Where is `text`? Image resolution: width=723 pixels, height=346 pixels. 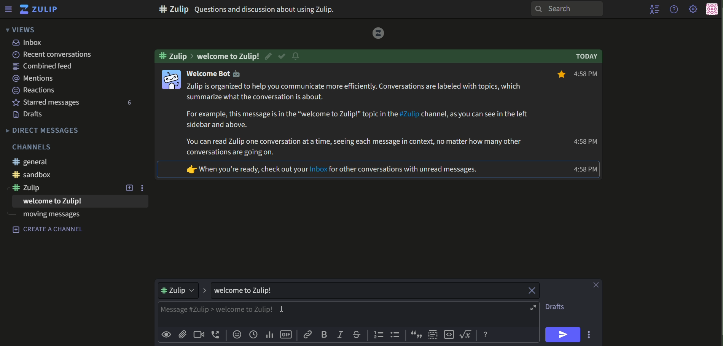 text is located at coordinates (34, 90).